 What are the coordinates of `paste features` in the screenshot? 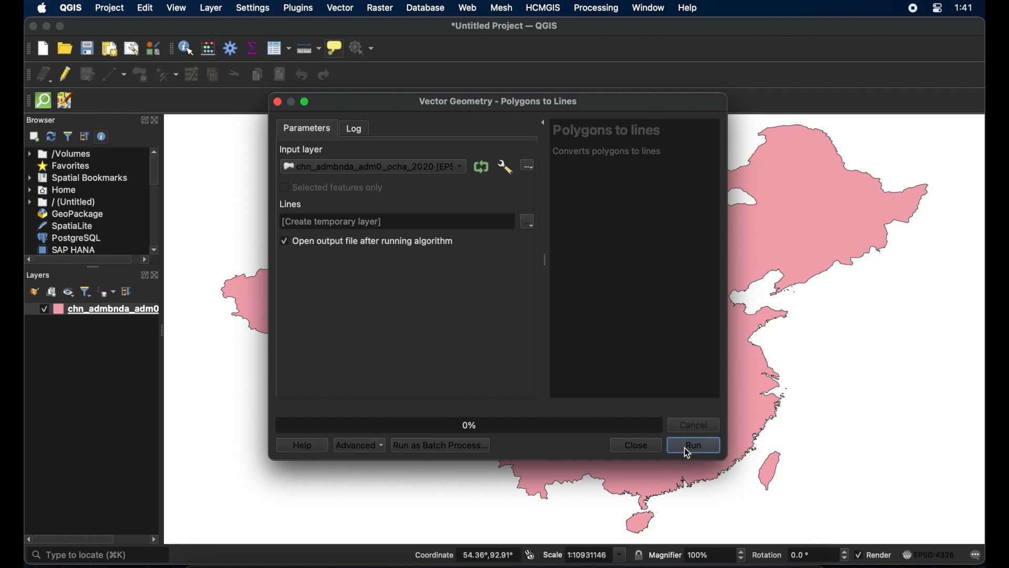 It's located at (281, 75).